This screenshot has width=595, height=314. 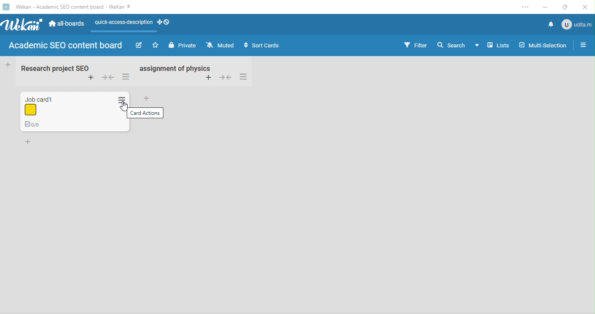 I want to click on admin, so click(x=577, y=24).